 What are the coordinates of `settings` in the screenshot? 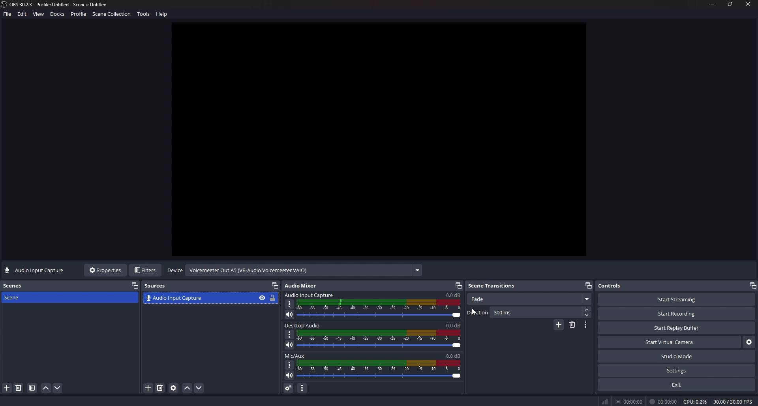 It's located at (676, 371).